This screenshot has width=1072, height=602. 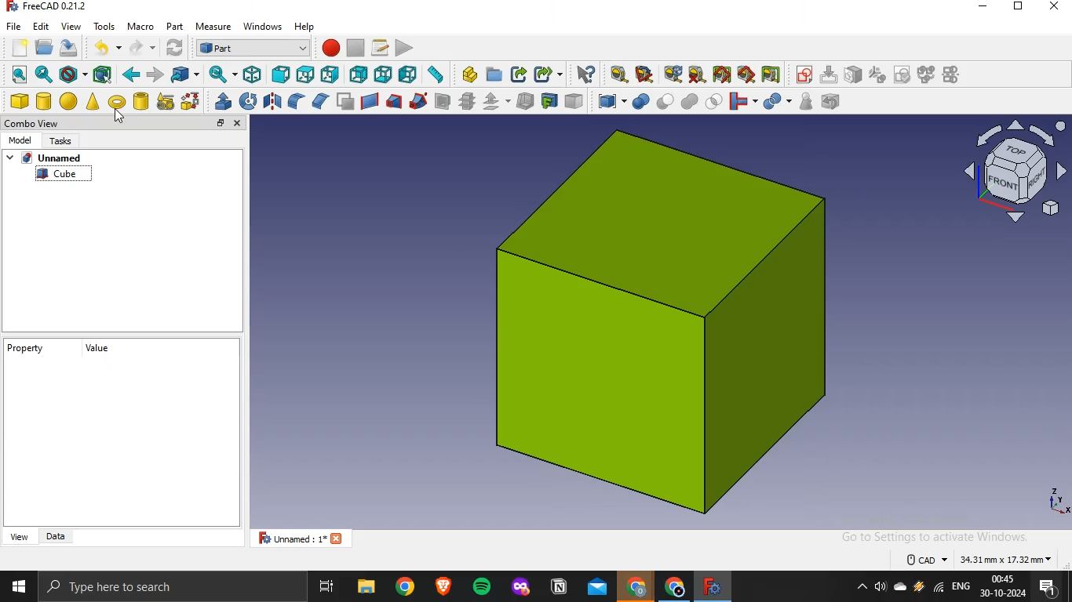 What do you see at coordinates (20, 538) in the screenshot?
I see `view` at bounding box center [20, 538].